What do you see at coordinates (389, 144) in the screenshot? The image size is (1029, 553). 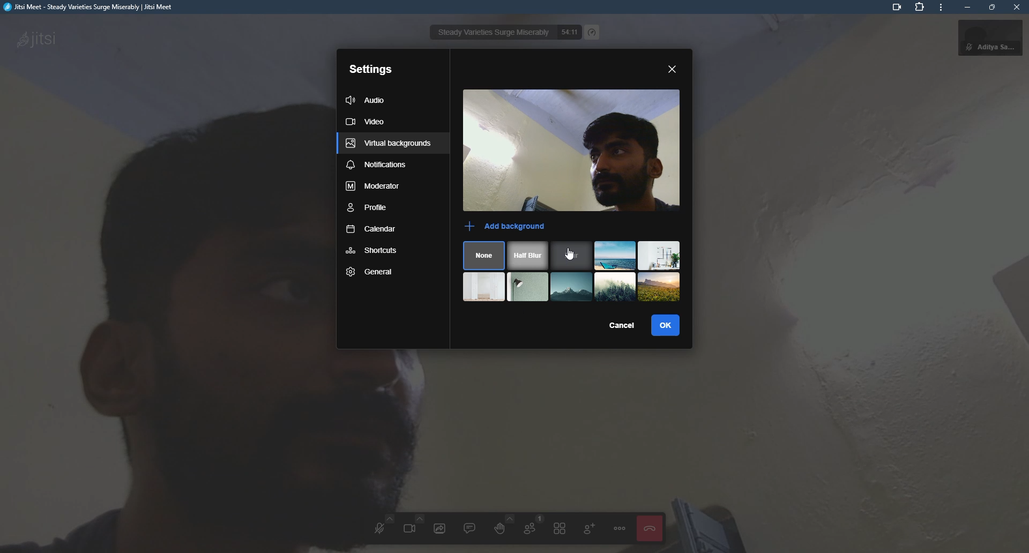 I see `virtual backgrounds` at bounding box center [389, 144].